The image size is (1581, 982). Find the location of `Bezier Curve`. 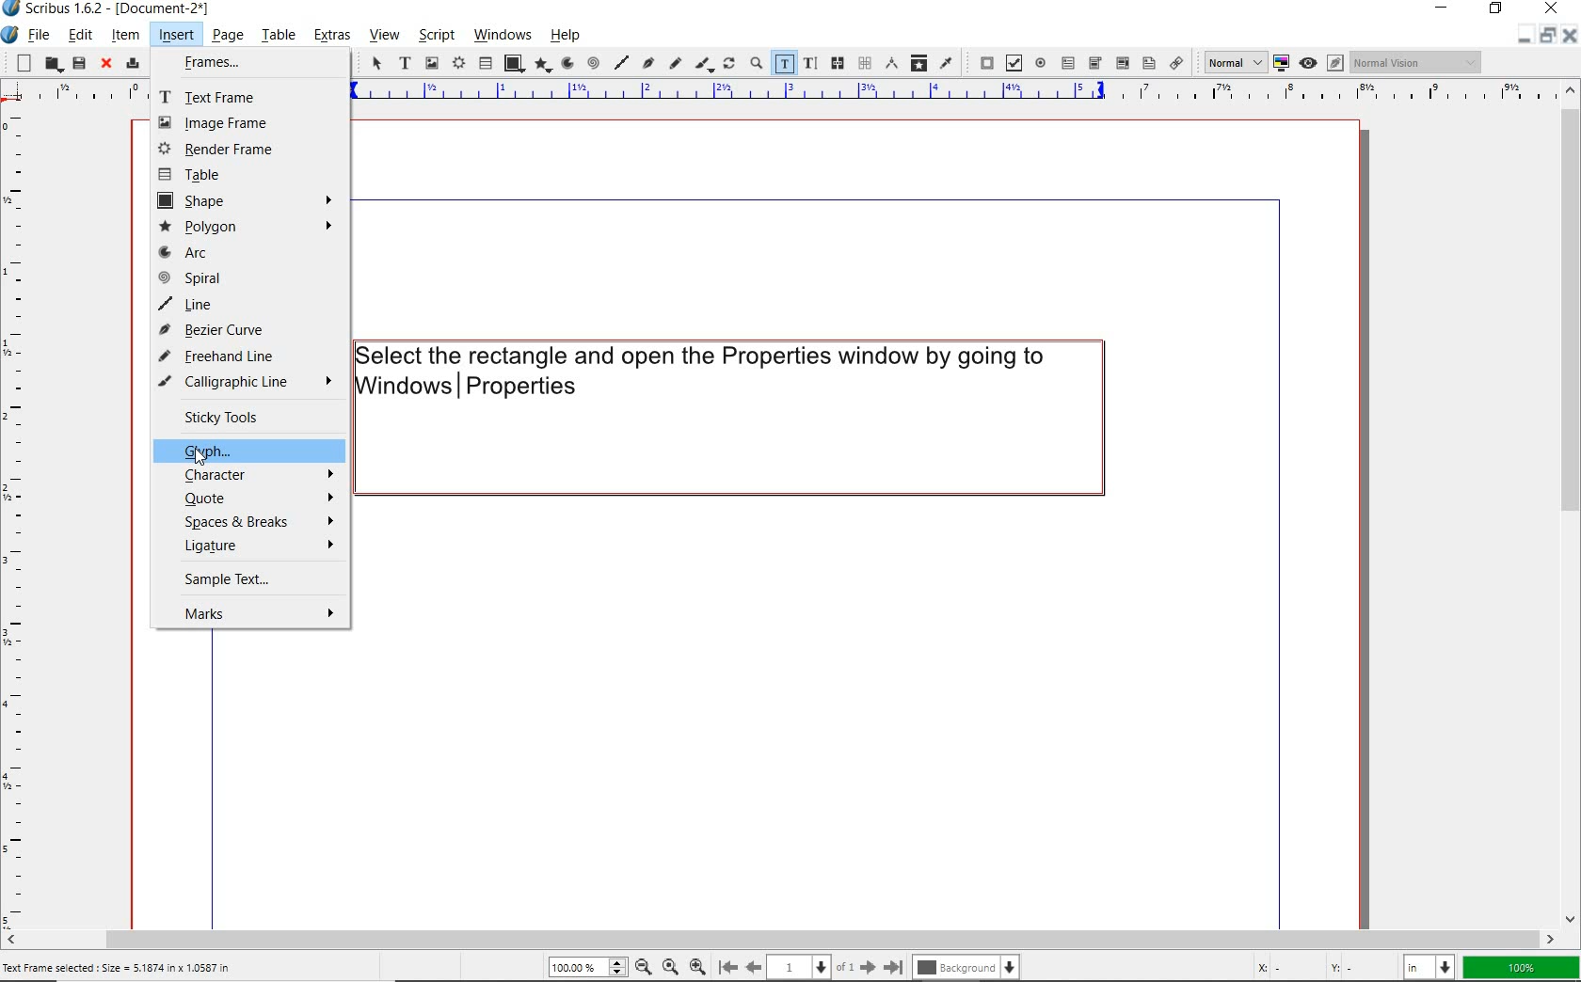

Bezier Curve is located at coordinates (228, 328).